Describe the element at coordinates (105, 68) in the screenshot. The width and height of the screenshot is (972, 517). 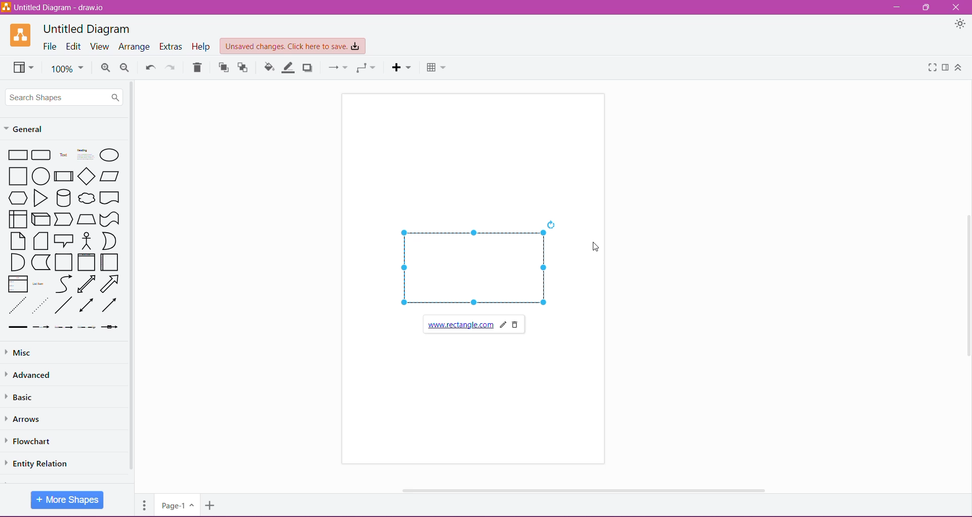
I see `Zoom In` at that location.